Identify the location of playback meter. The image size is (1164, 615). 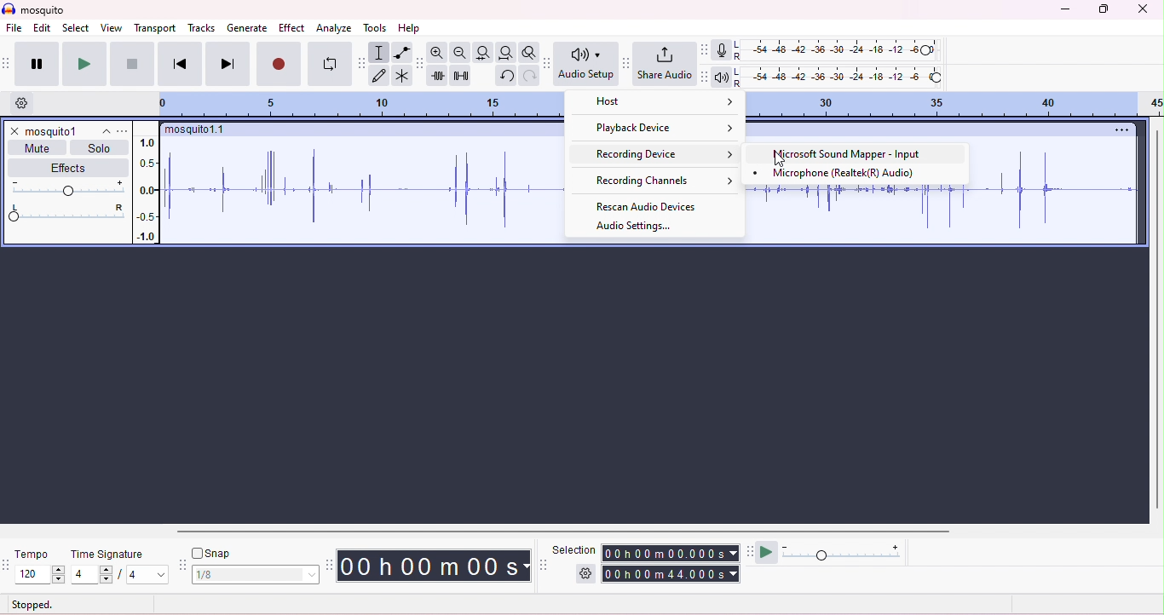
(721, 78).